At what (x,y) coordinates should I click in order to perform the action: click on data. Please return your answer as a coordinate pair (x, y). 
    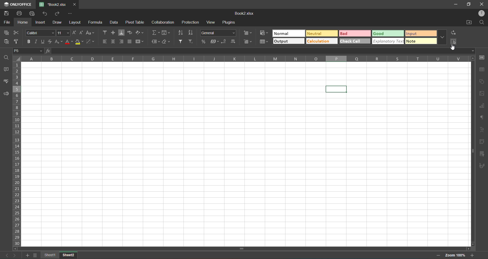
    Looking at the image, I should click on (115, 23).